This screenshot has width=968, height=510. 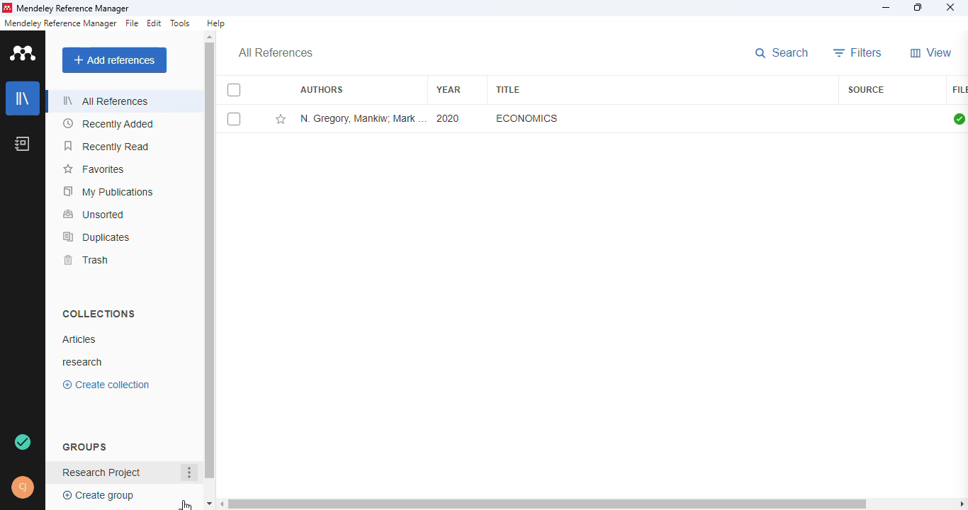 I want to click on mendeley reference manager, so click(x=73, y=8).